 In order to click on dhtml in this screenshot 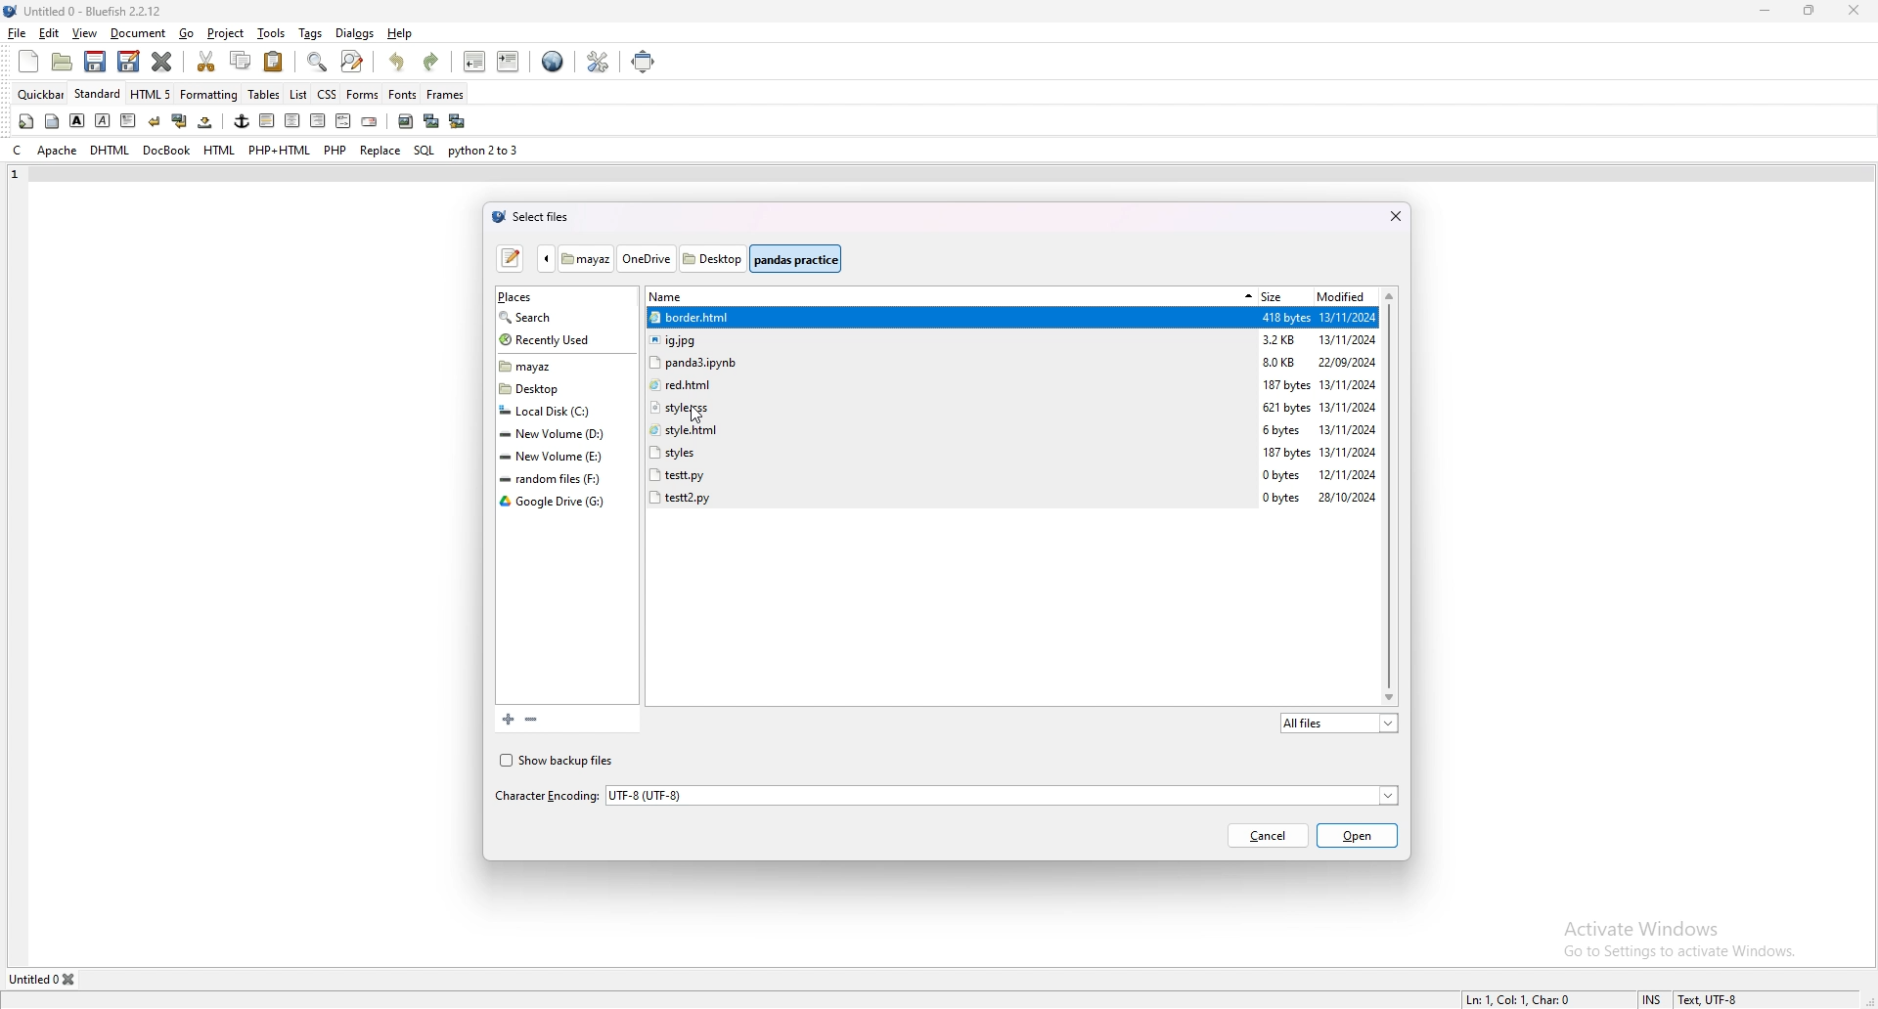, I will do `click(112, 149)`.